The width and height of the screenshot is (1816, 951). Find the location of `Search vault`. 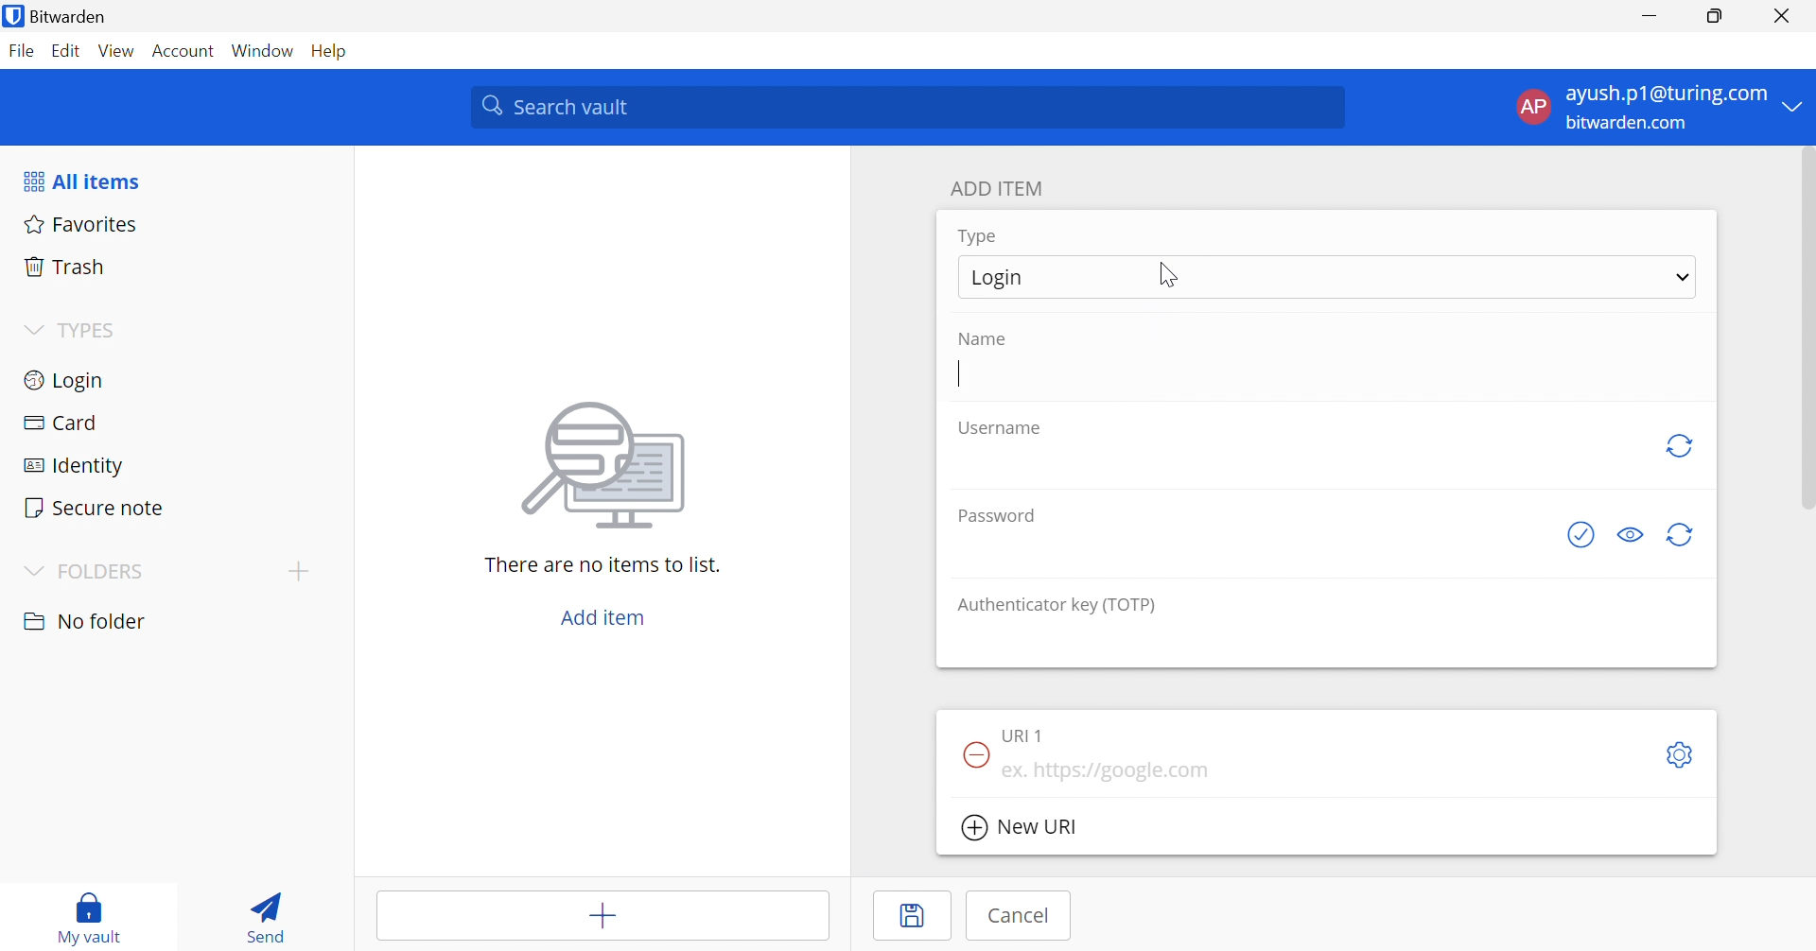

Search vault is located at coordinates (906, 107).